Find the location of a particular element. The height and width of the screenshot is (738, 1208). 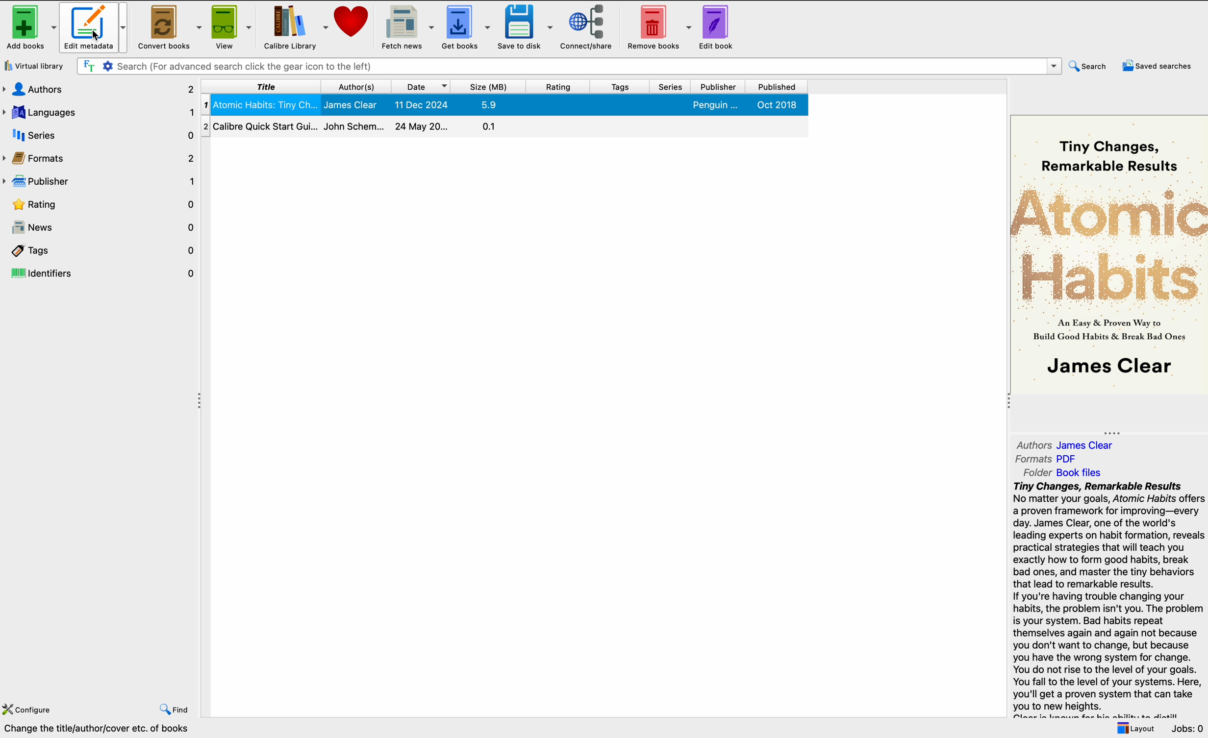

search is located at coordinates (1092, 65).